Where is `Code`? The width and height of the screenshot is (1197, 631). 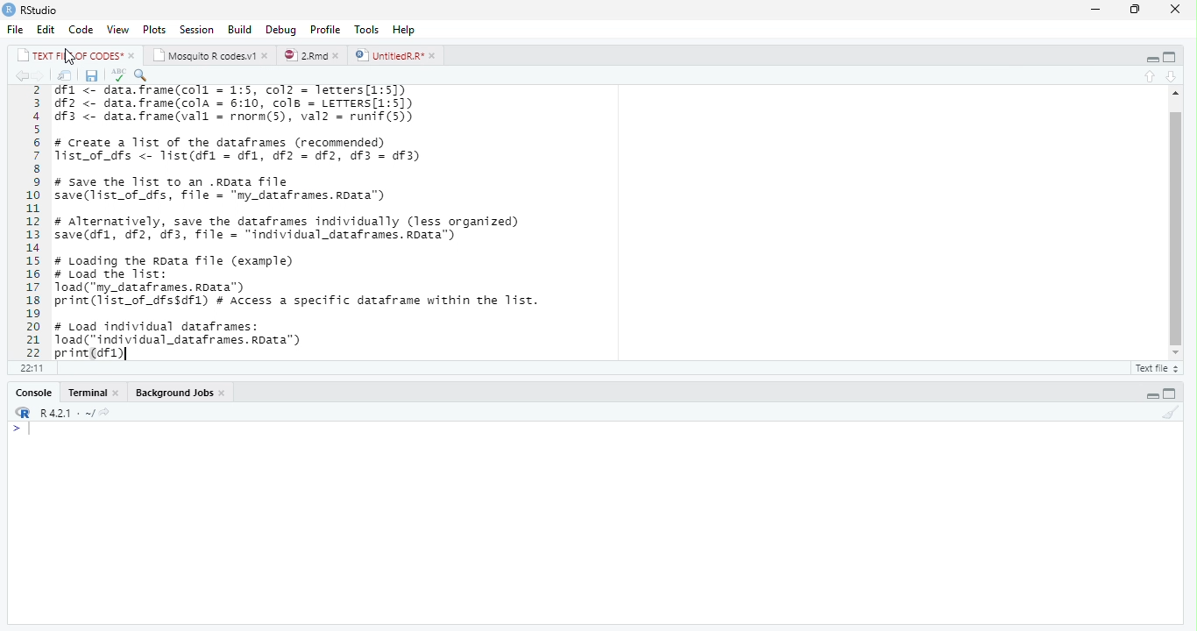
Code is located at coordinates (81, 30).